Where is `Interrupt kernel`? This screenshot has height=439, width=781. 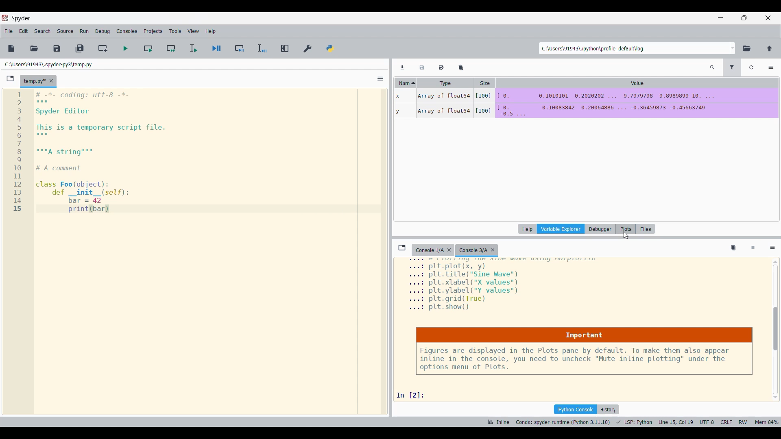 Interrupt kernel is located at coordinates (753, 248).